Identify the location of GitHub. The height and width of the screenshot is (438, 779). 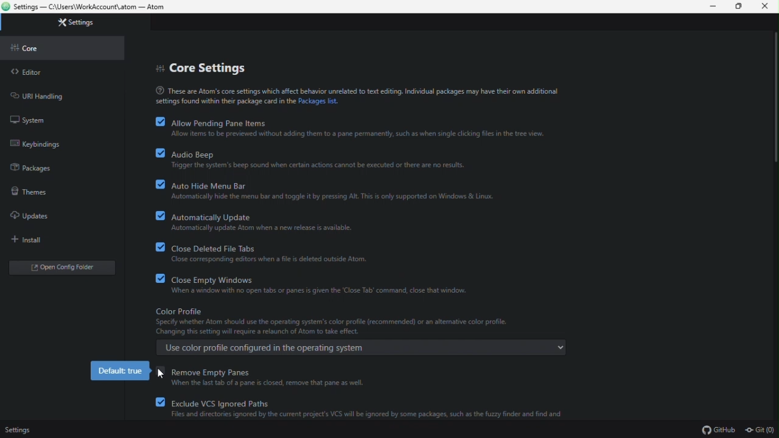
(718, 431).